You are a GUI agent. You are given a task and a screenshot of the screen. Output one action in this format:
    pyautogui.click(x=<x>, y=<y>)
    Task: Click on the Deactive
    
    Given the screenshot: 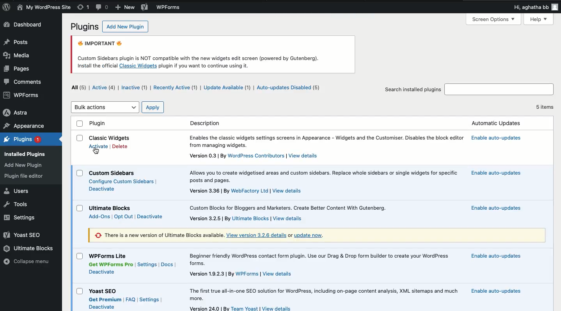 What is the action you would take?
    pyautogui.click(x=102, y=307)
    